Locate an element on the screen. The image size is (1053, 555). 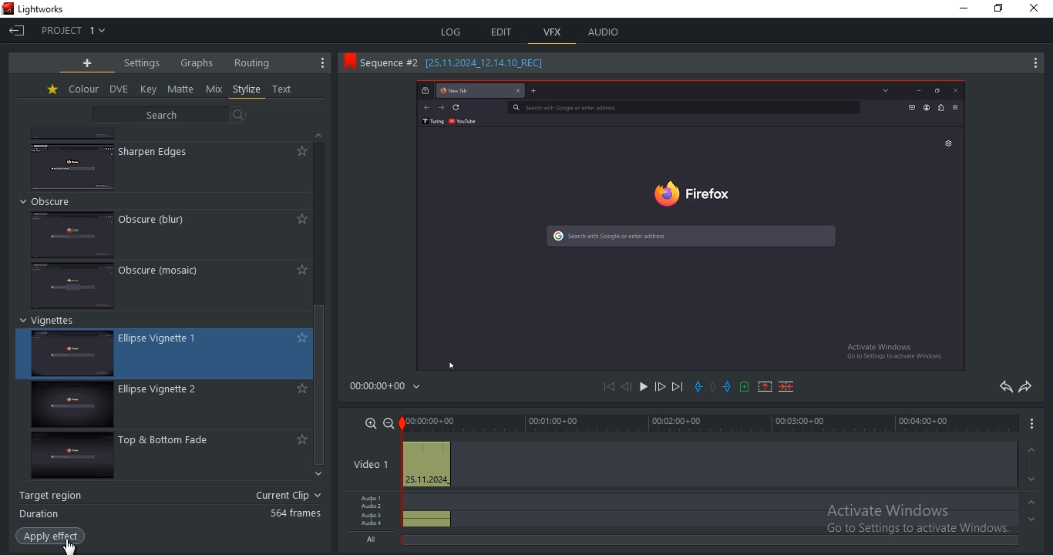
mark out is located at coordinates (727, 385).